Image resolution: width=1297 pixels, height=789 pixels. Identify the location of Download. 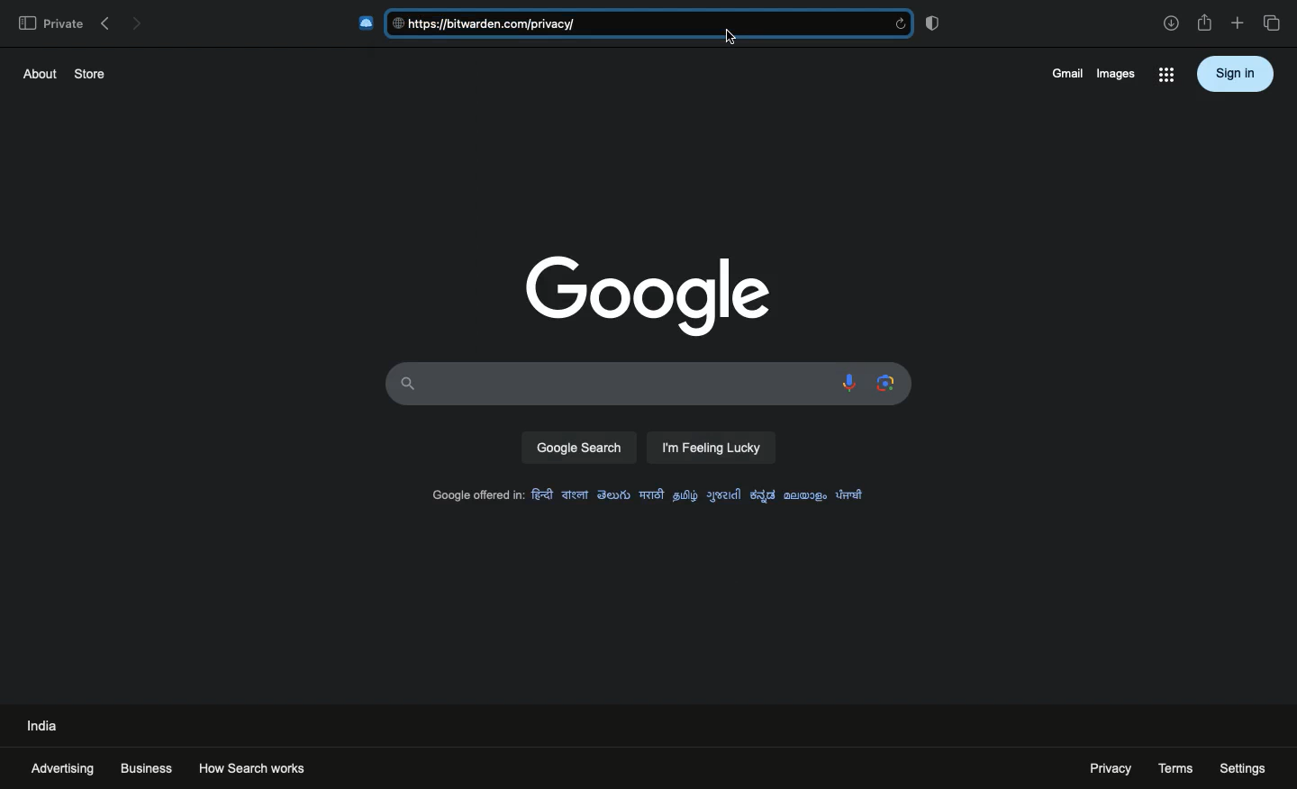
(1171, 23).